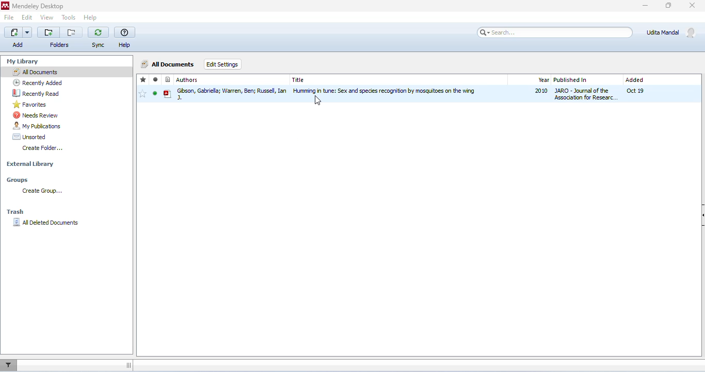  I want to click on edit settings, so click(222, 64).